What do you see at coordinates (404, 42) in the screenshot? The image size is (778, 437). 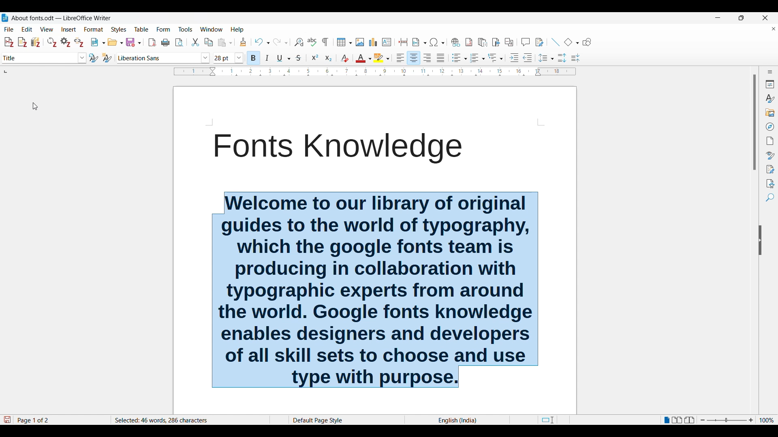 I see `Insert page break` at bounding box center [404, 42].